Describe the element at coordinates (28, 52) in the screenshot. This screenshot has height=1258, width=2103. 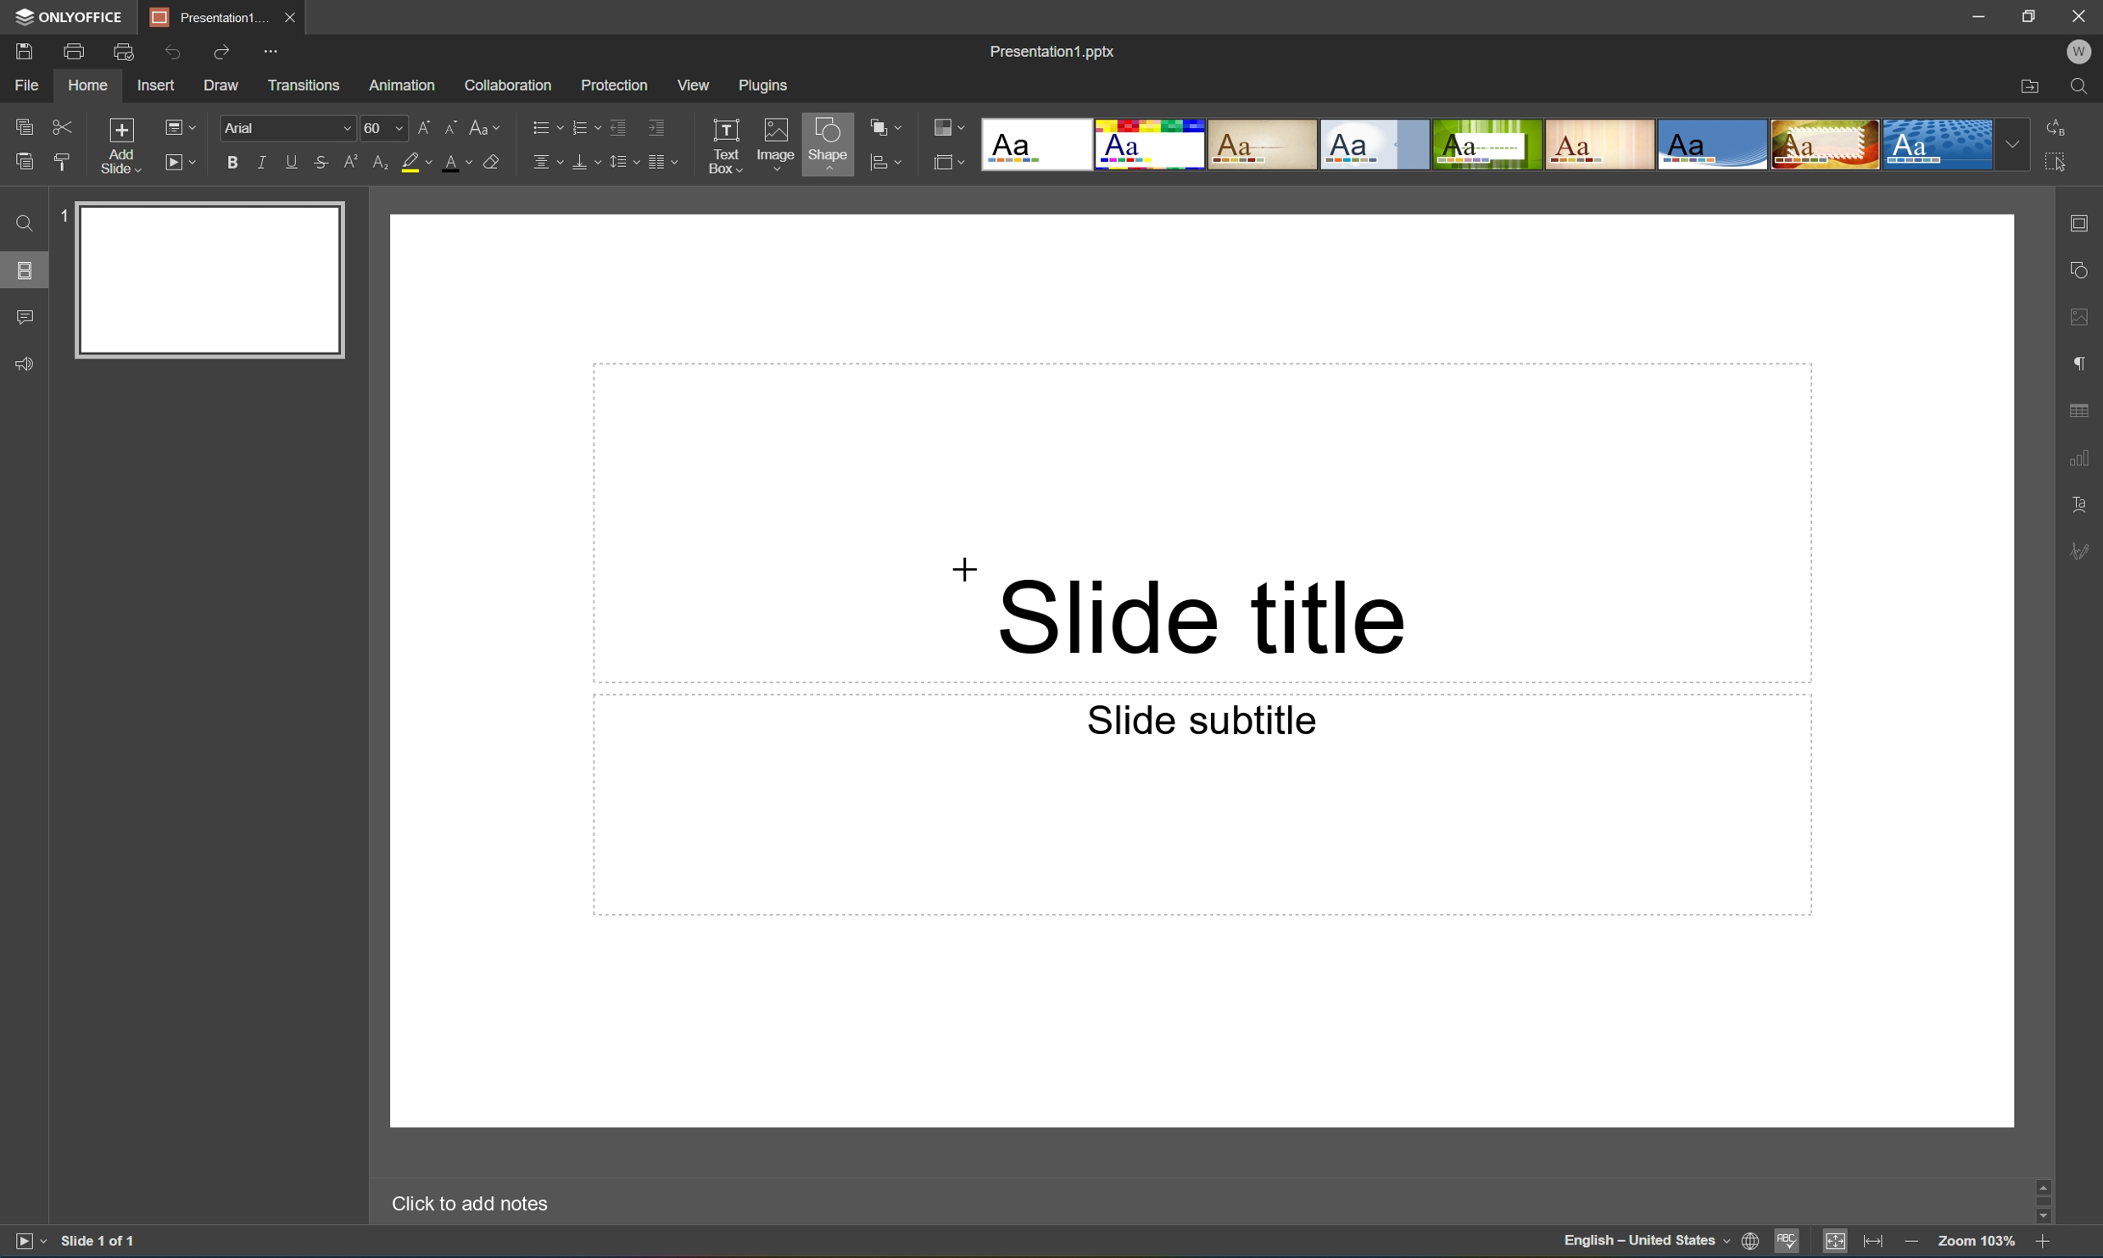
I see `Save` at that location.